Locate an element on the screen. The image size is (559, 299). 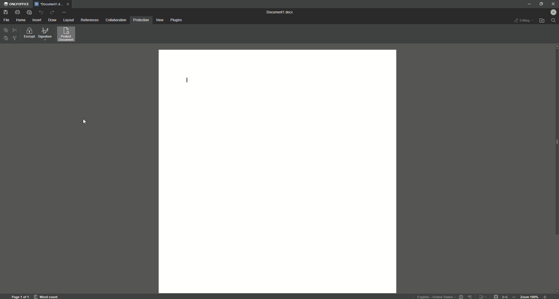
ONLYOFFICE is located at coordinates (17, 4).